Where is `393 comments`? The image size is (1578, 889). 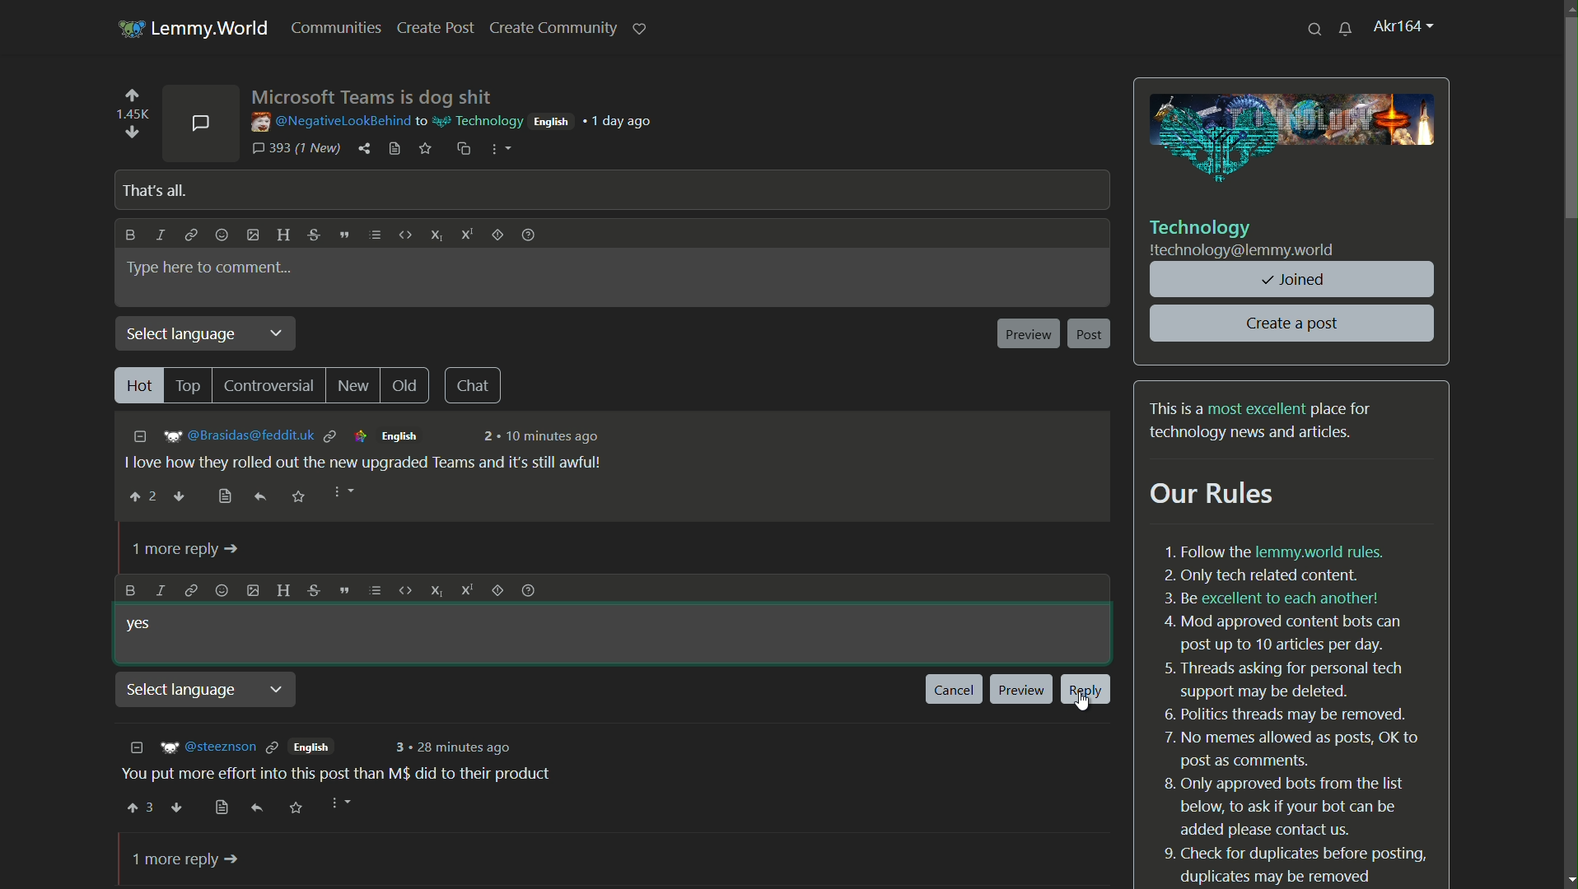
393 comments is located at coordinates (296, 149).